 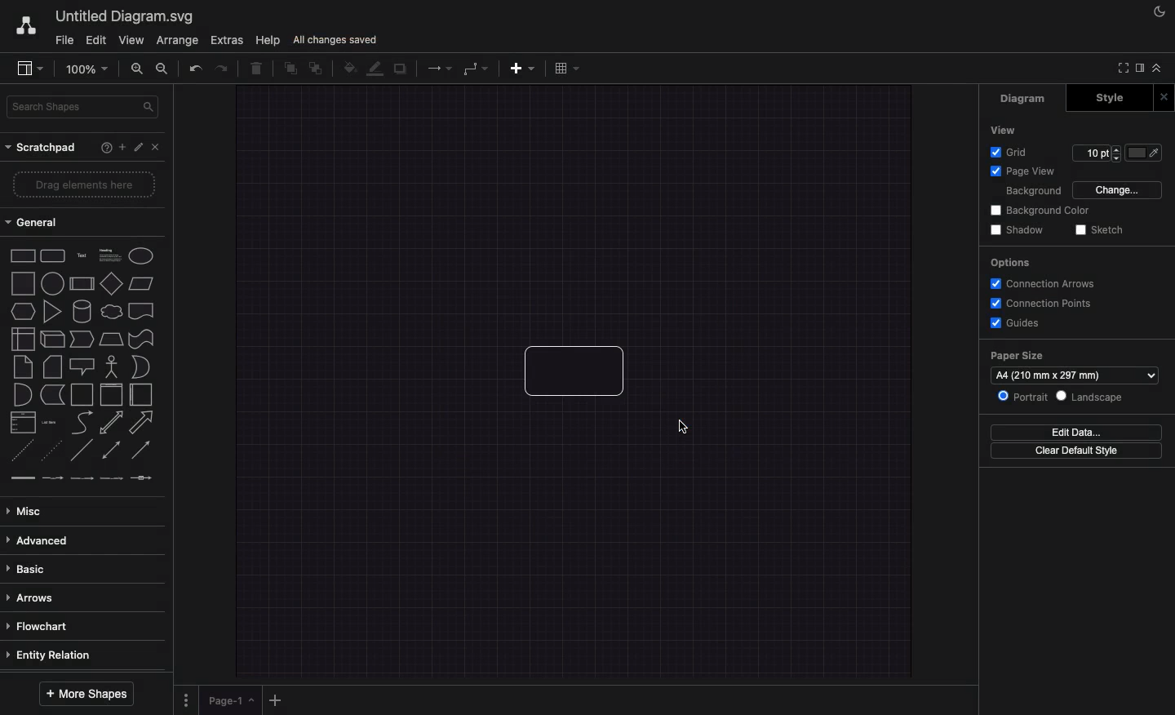 I want to click on Diagram, so click(x=1025, y=98).